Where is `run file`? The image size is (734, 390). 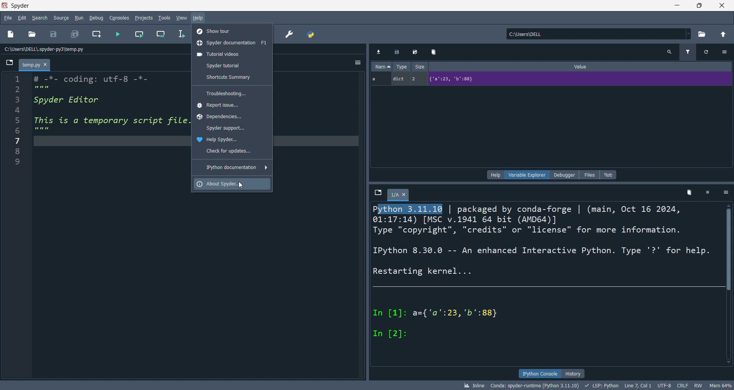
run file is located at coordinates (118, 34).